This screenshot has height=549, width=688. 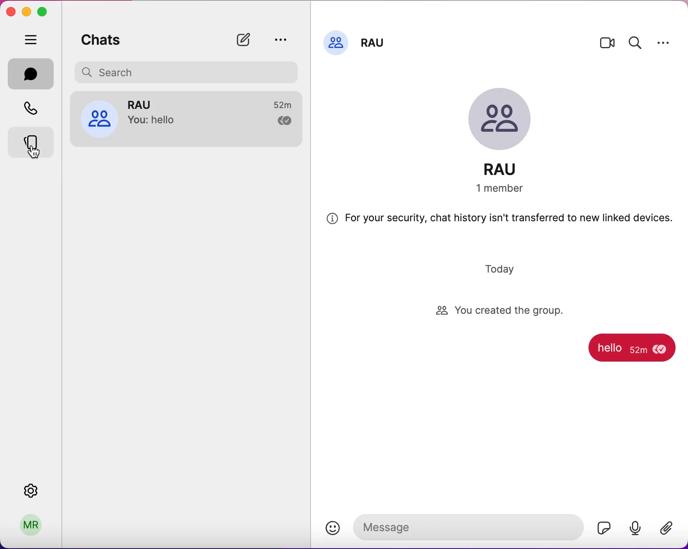 What do you see at coordinates (45, 11) in the screenshot?
I see `maximize` at bounding box center [45, 11].